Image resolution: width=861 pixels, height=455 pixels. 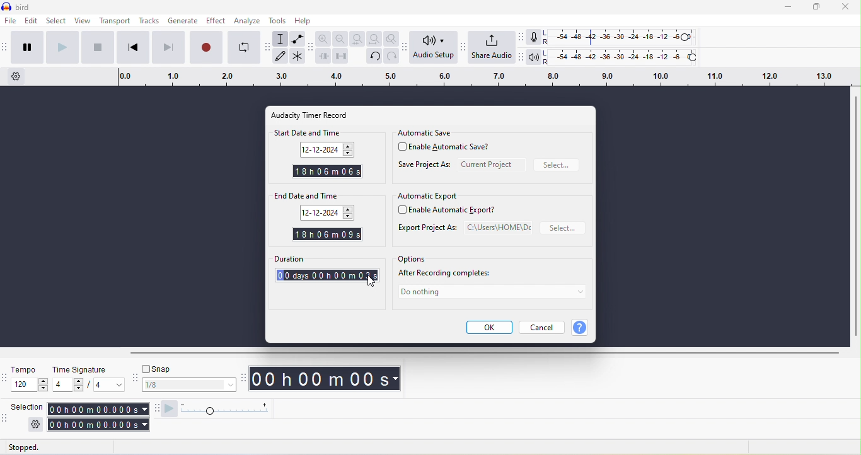 What do you see at coordinates (311, 49) in the screenshot?
I see `audacity edit toolbar` at bounding box center [311, 49].